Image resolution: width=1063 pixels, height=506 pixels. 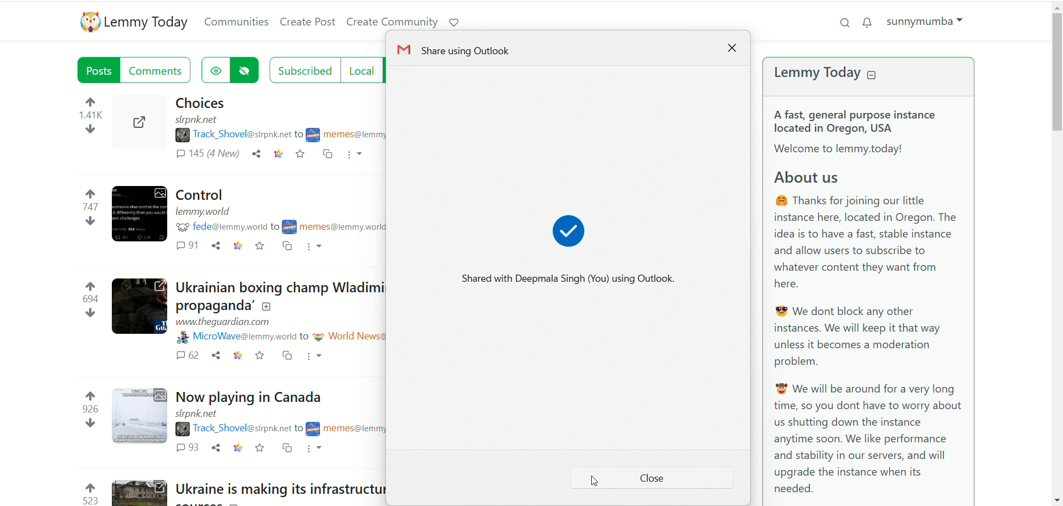 I want to click on more, so click(x=317, y=358).